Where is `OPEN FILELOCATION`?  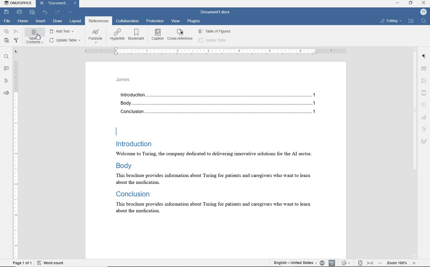
OPEN FILELOCATION is located at coordinates (410, 21).